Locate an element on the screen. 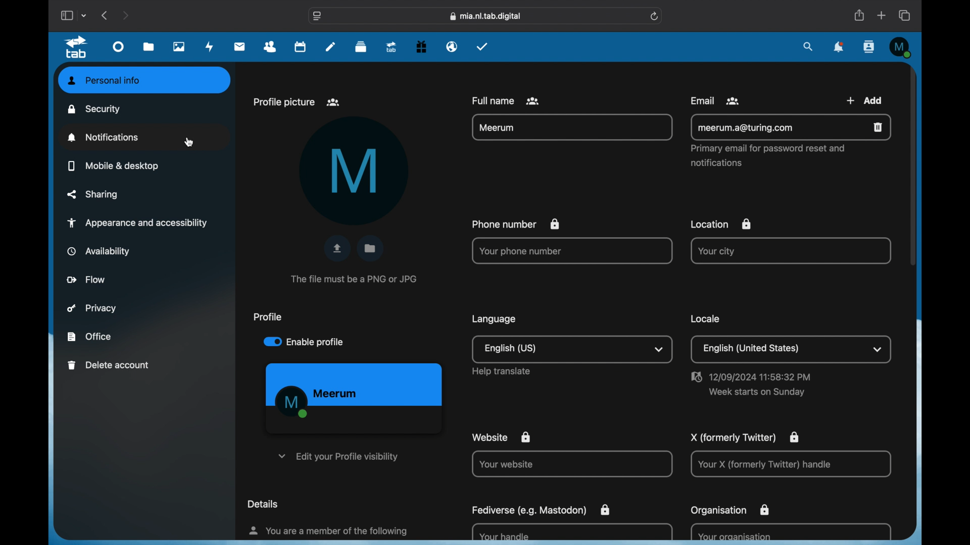 Image resolution: width=970 pixels, height=545 pixels. email is located at coordinates (715, 100).